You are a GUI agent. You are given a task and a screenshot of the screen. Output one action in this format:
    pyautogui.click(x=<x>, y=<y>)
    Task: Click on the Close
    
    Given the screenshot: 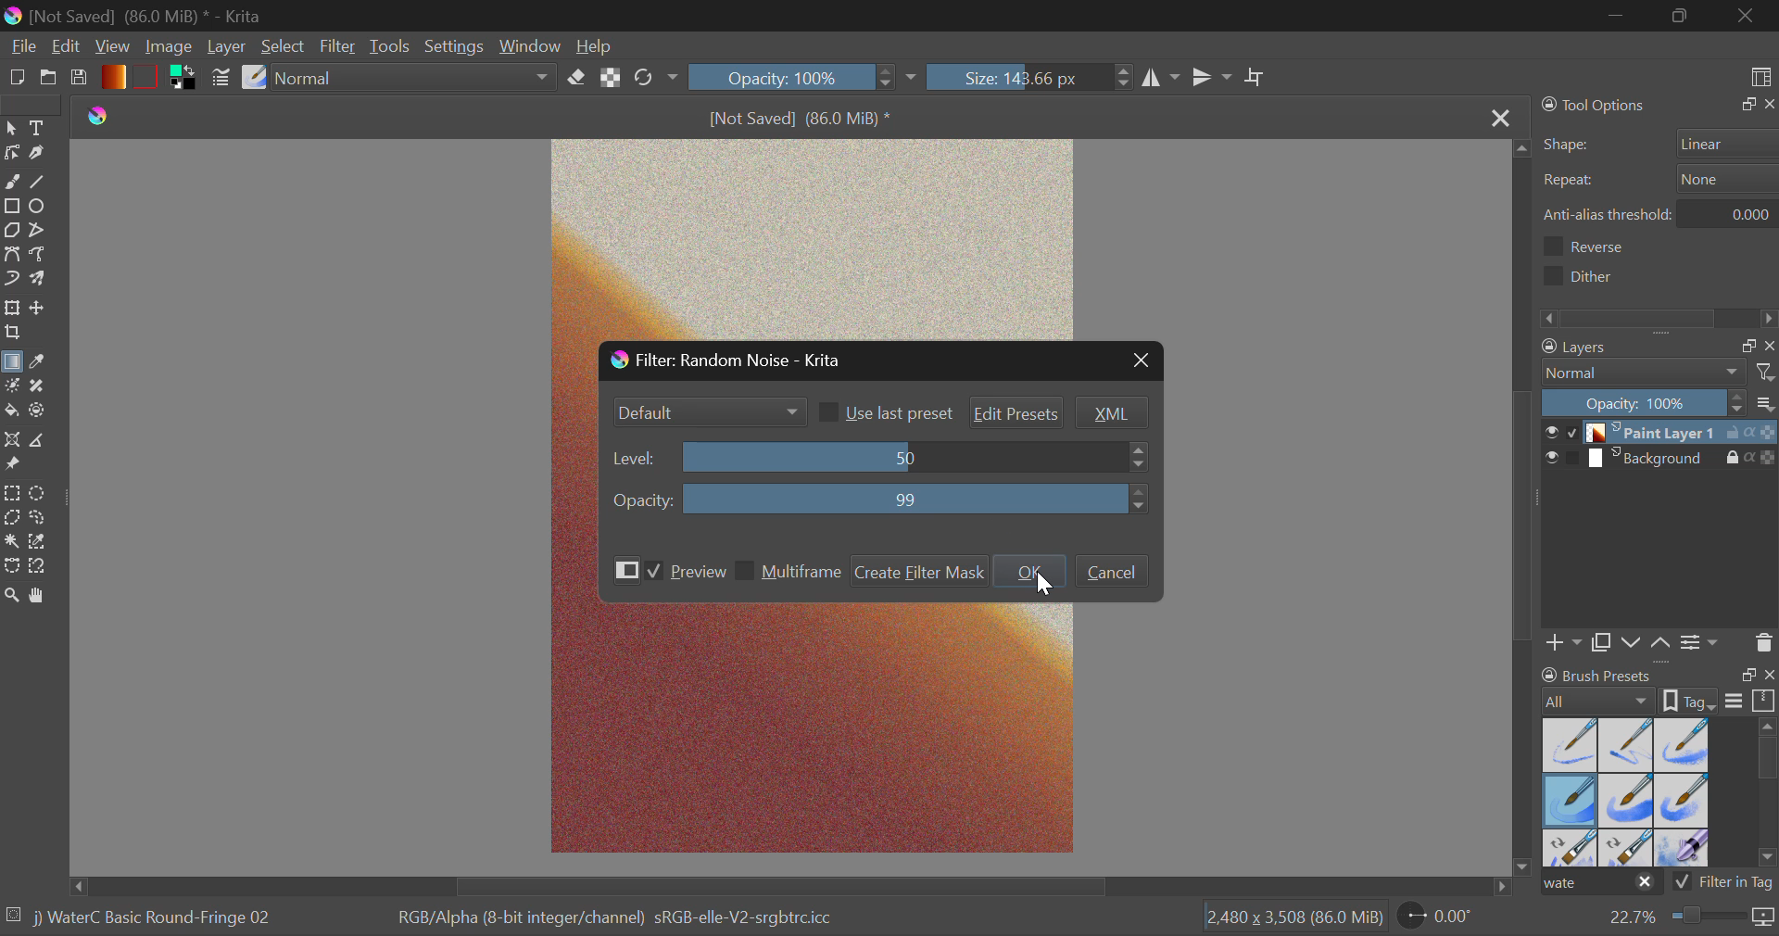 What is the action you would take?
    pyautogui.click(x=1136, y=361)
    